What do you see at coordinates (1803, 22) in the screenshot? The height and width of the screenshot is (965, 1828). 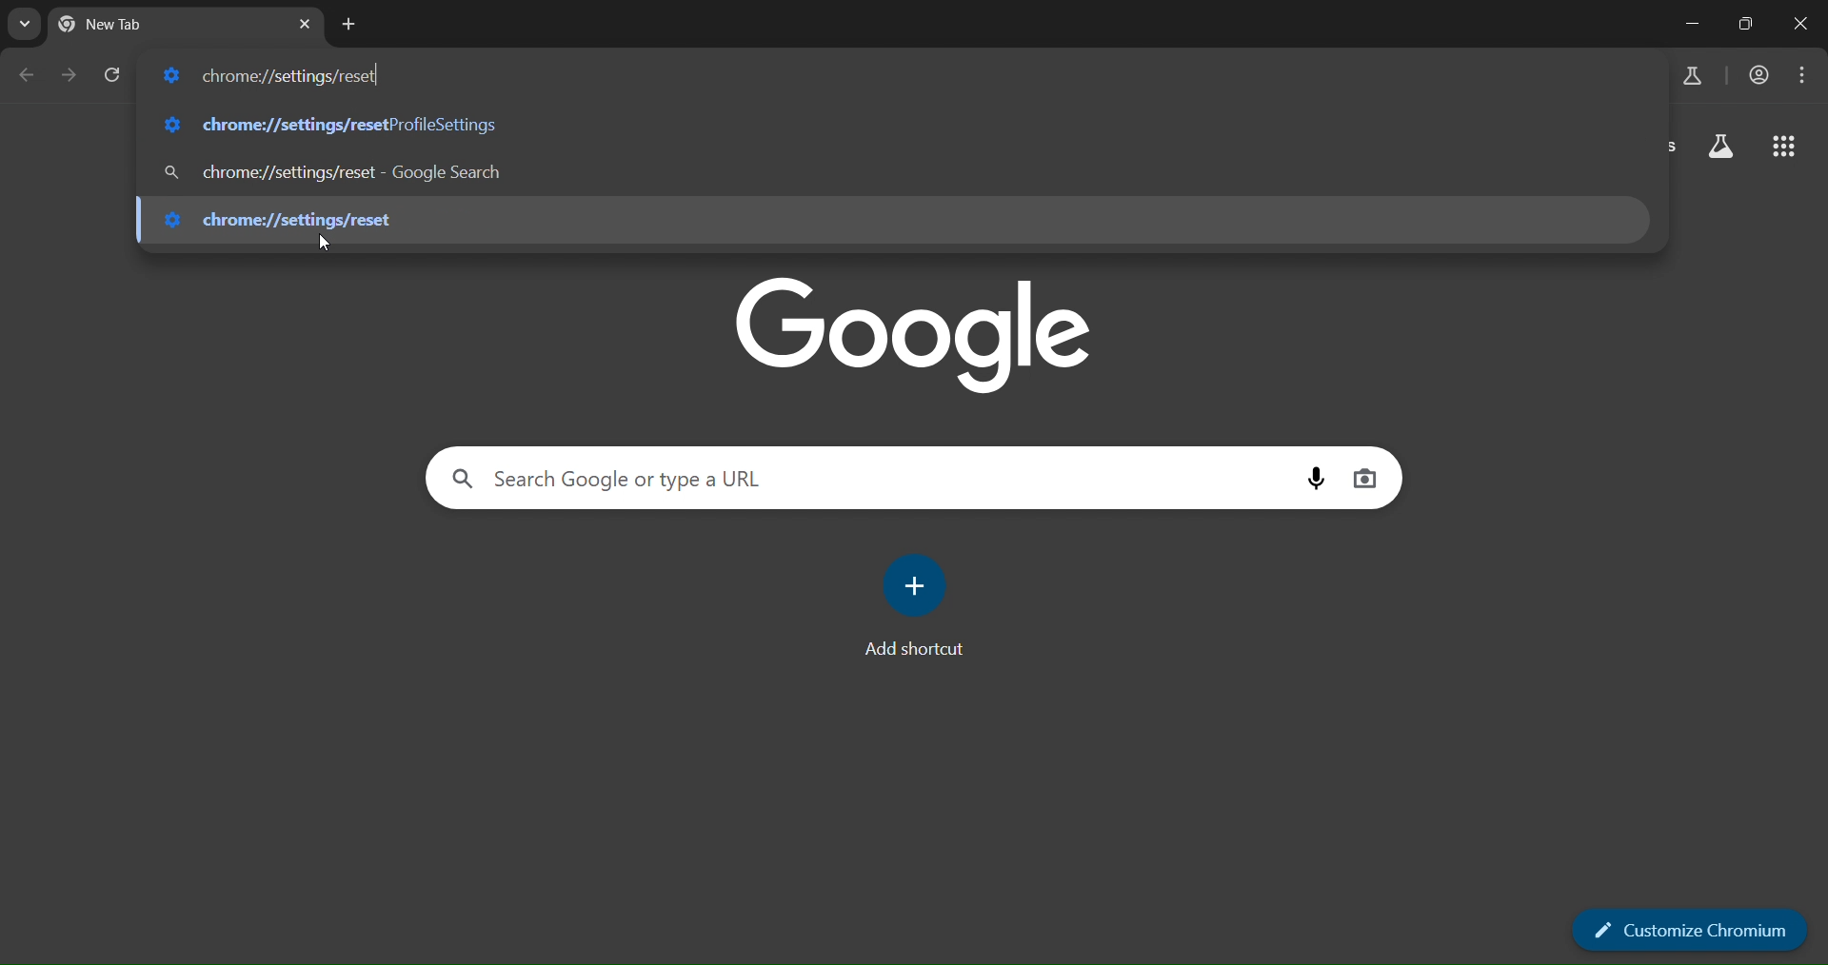 I see `Close` at bounding box center [1803, 22].